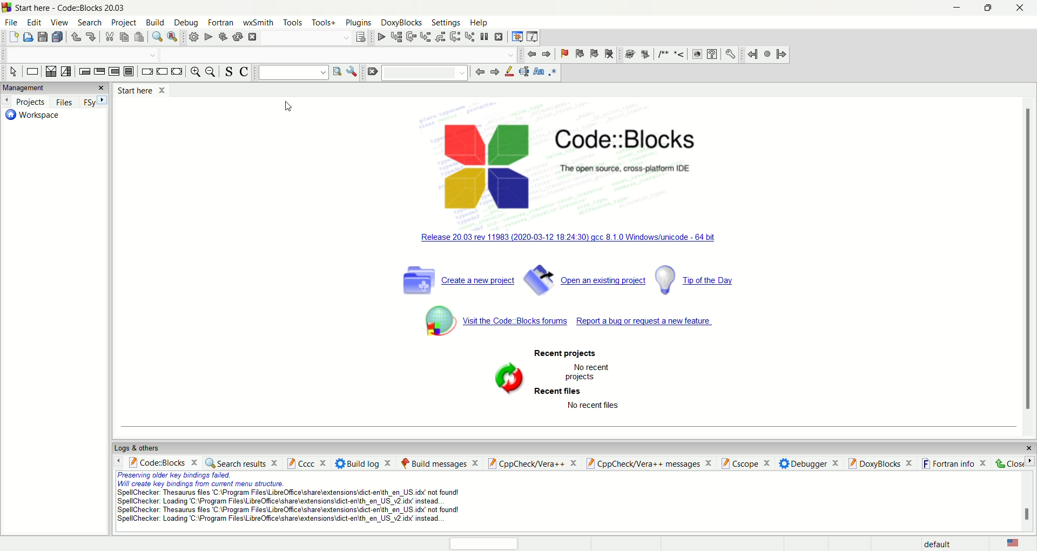  I want to click on replace, so click(174, 37).